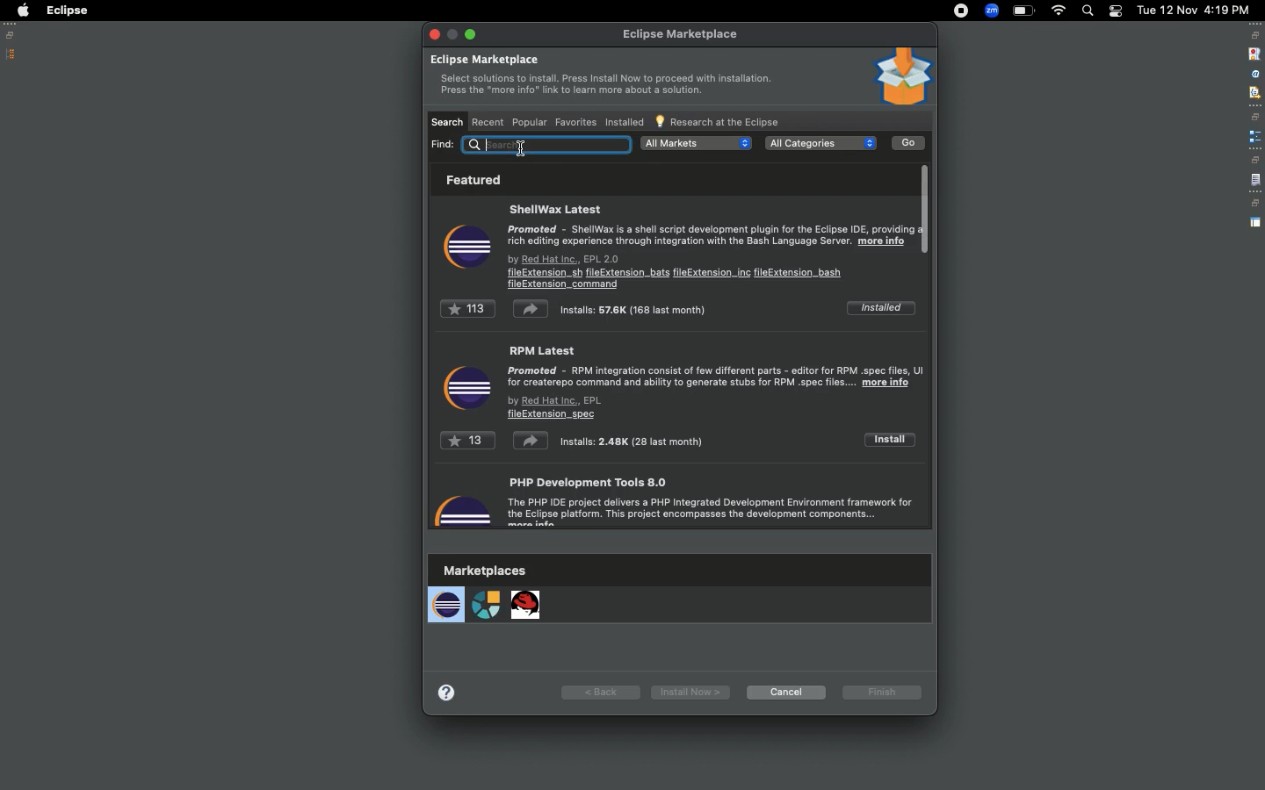 This screenshot has width=1265, height=790. Describe the element at coordinates (600, 691) in the screenshot. I see `Back` at that location.